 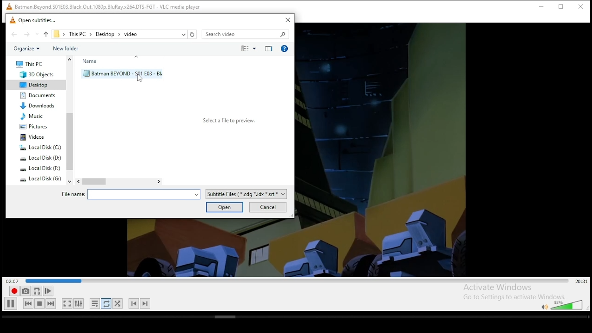 What do you see at coordinates (396, 147) in the screenshot?
I see `video preview` at bounding box center [396, 147].